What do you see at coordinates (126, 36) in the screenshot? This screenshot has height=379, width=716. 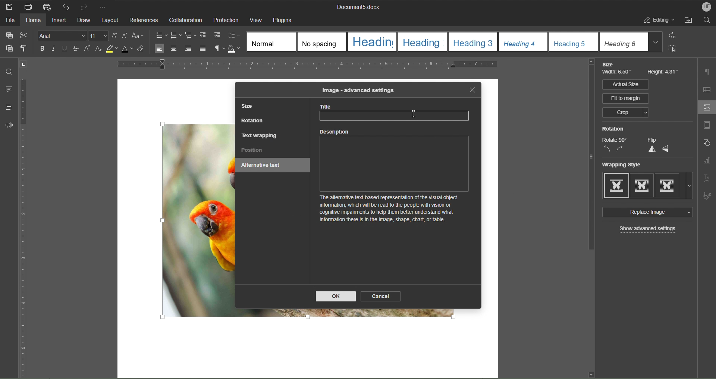 I see `Decrease Size` at bounding box center [126, 36].